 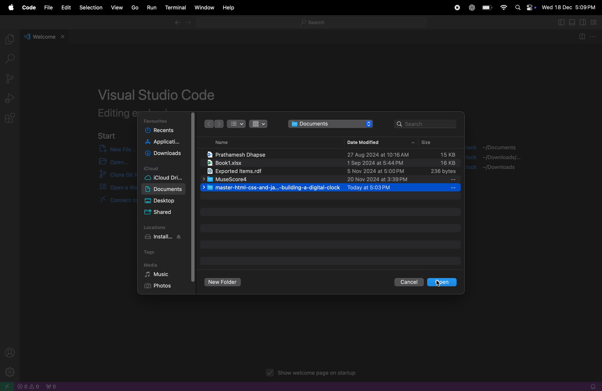 What do you see at coordinates (524, 7) in the screenshot?
I see `apple widgets` at bounding box center [524, 7].